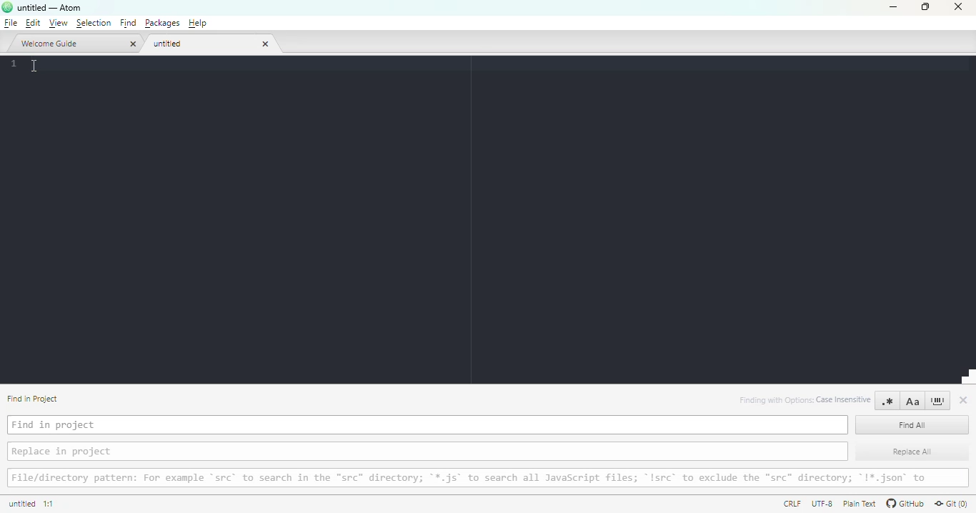 The image size is (976, 513). Describe the element at coordinates (952, 504) in the screenshot. I see `git(0)` at that location.